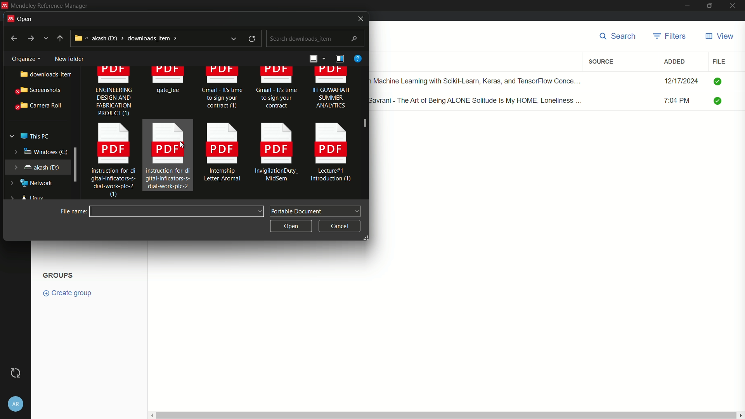  I want to click on added, so click(675, 62).